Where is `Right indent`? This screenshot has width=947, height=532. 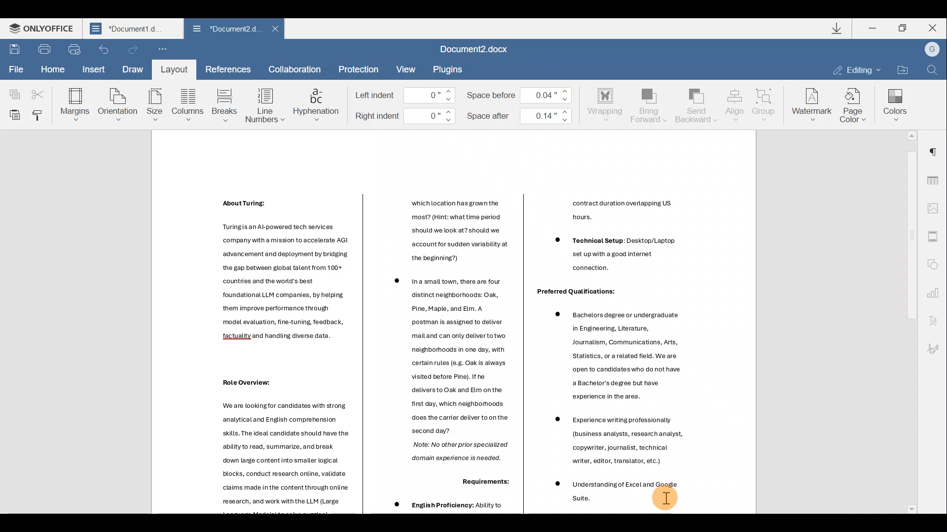 Right indent is located at coordinates (405, 117).